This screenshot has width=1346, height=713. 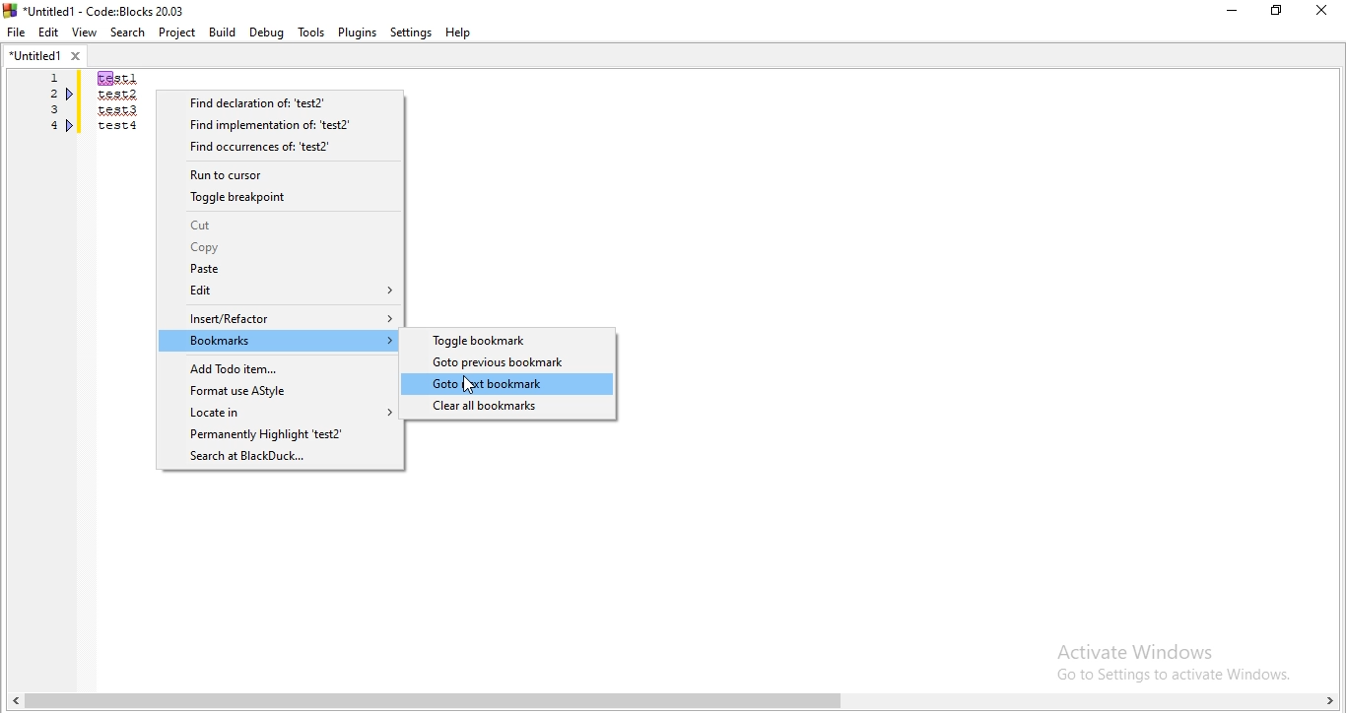 I want to click on Paste, so click(x=279, y=271).